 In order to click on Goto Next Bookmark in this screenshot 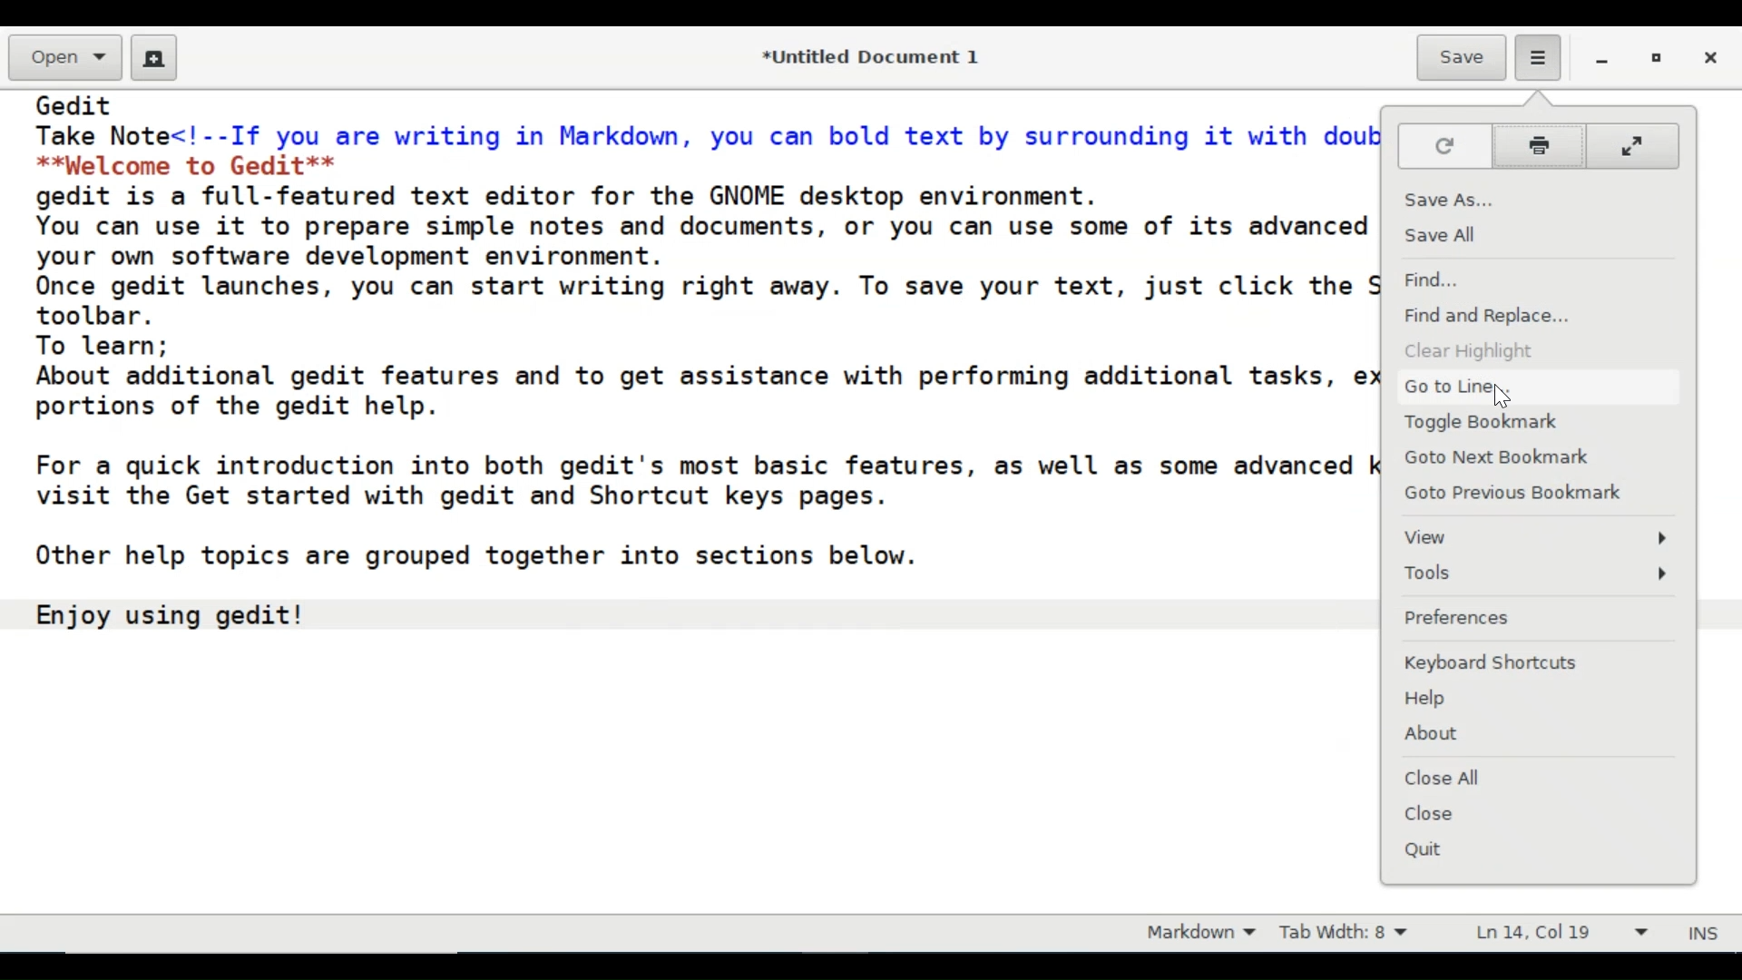, I will do `click(1496, 458)`.